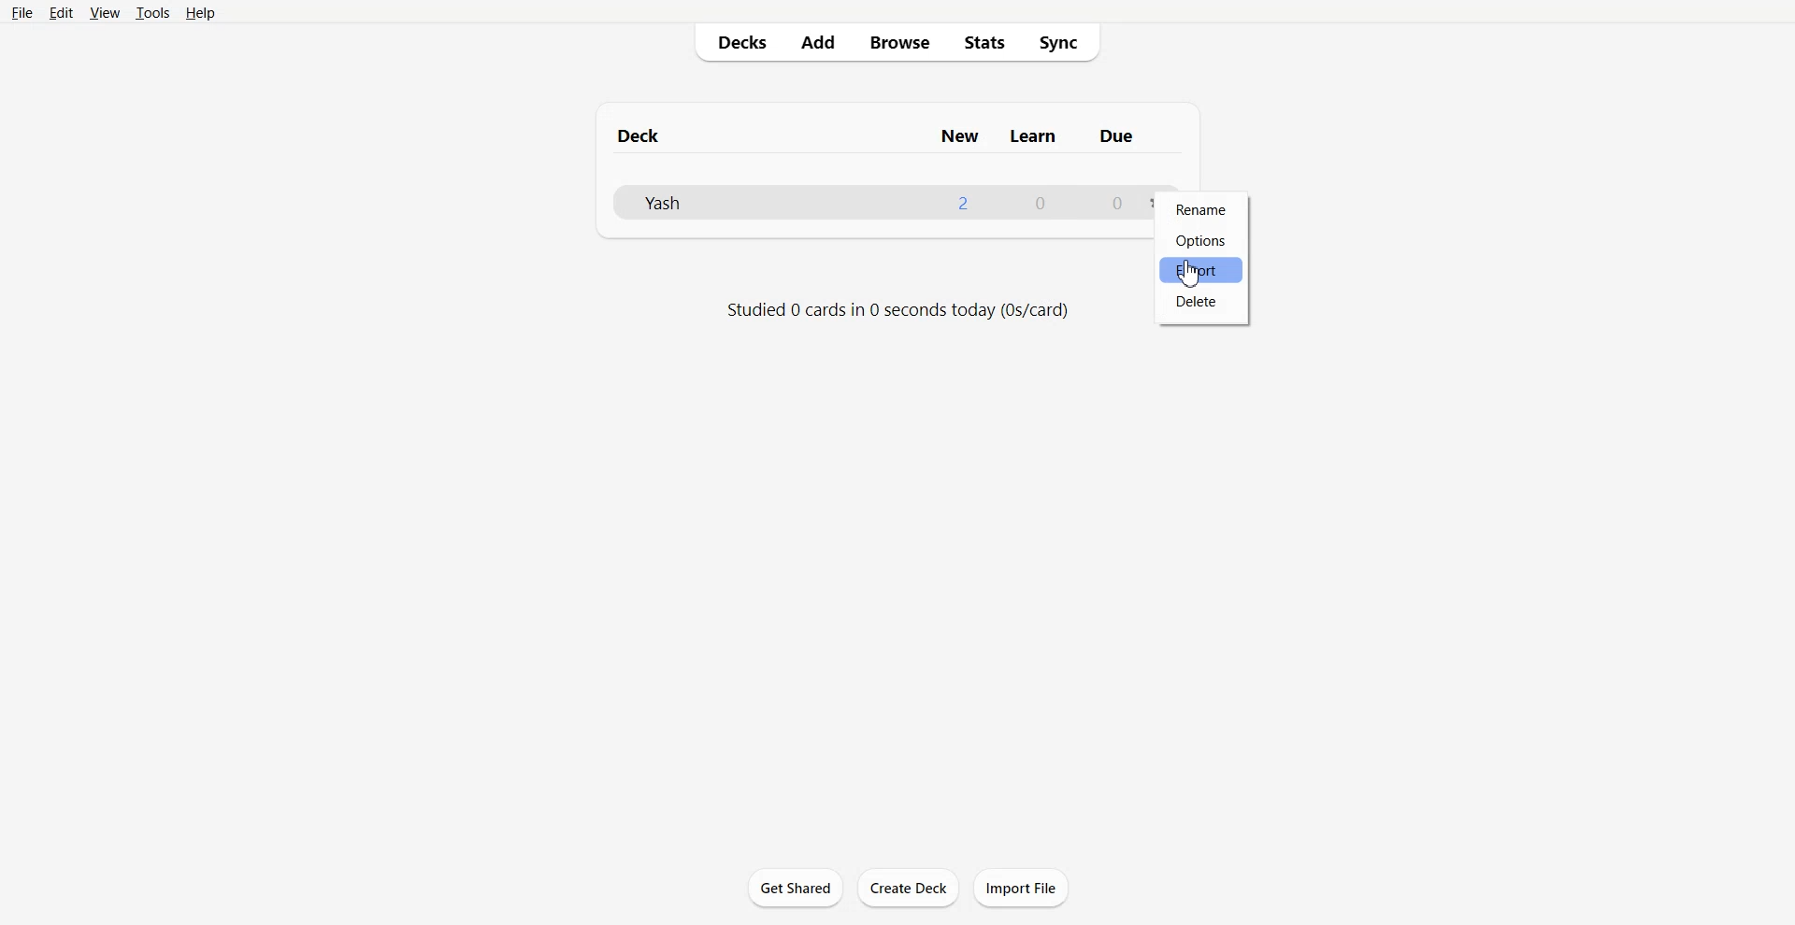  What do you see at coordinates (897, 42) in the screenshot?
I see `Browse` at bounding box center [897, 42].